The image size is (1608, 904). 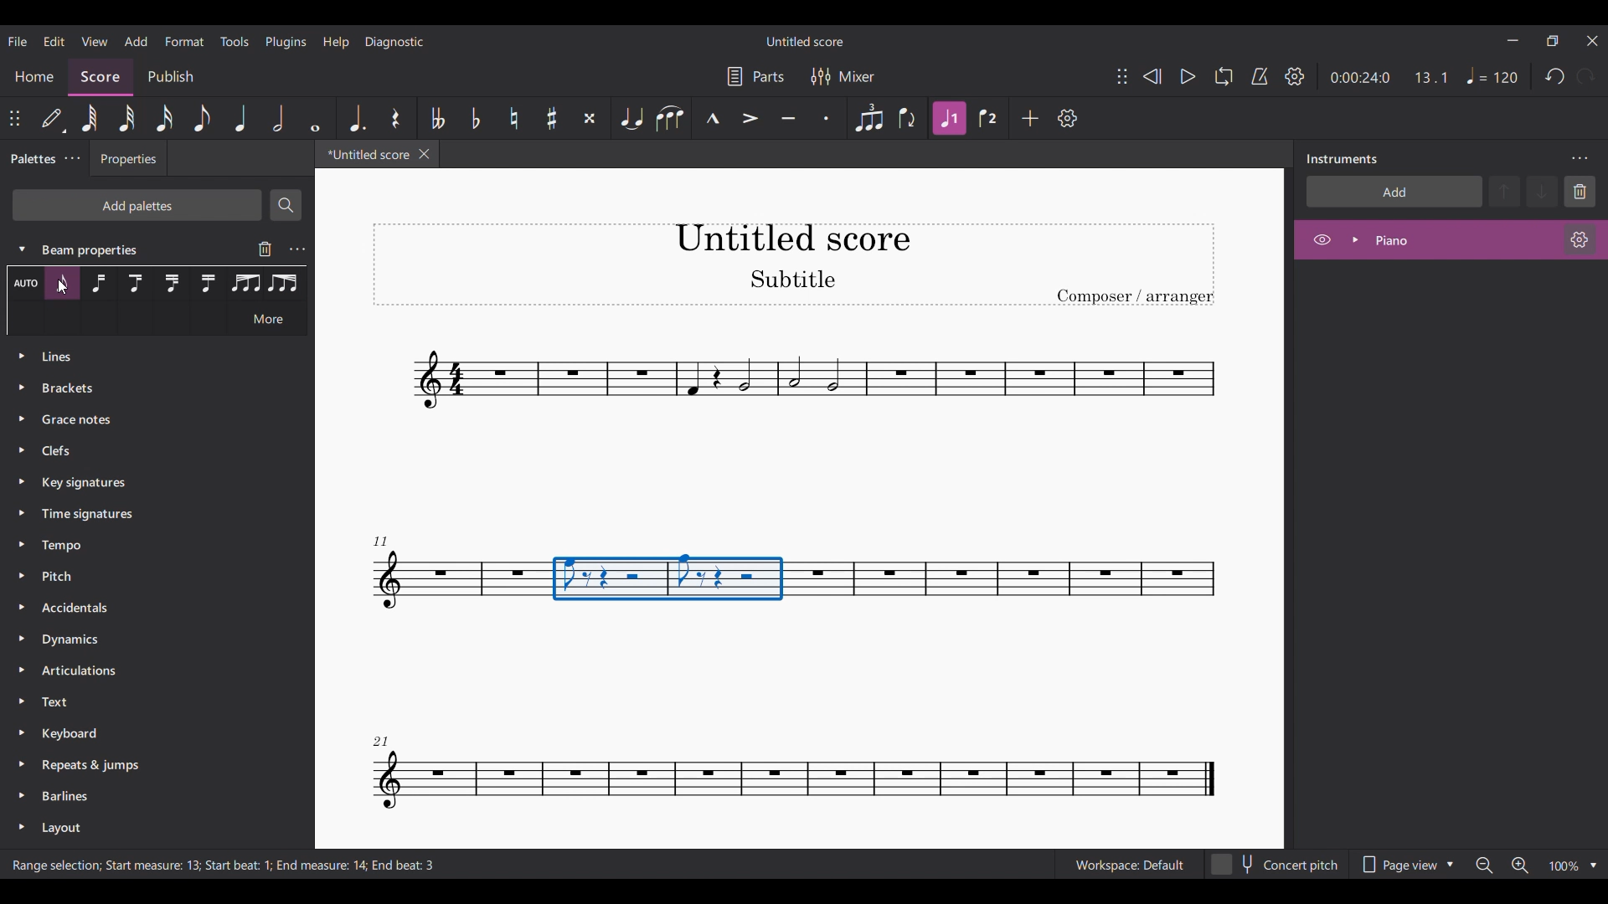 I want to click on Tie, so click(x=632, y=118).